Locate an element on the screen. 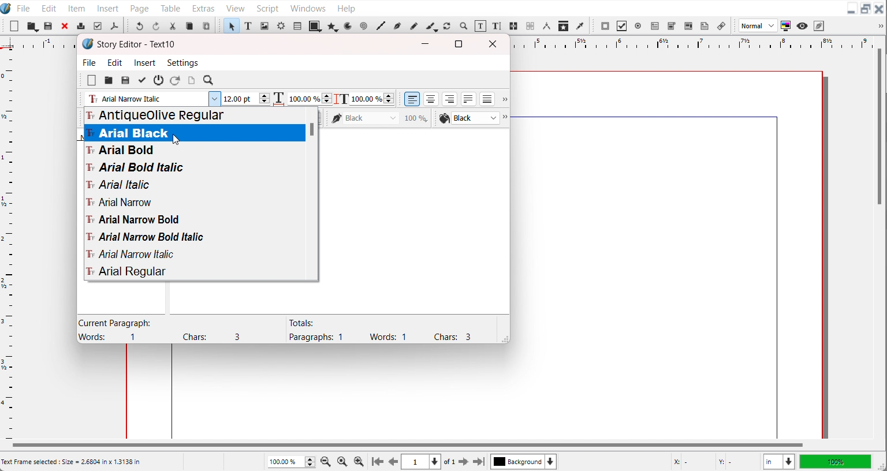 This screenshot has height=471, width=887. Font is located at coordinates (194, 116).